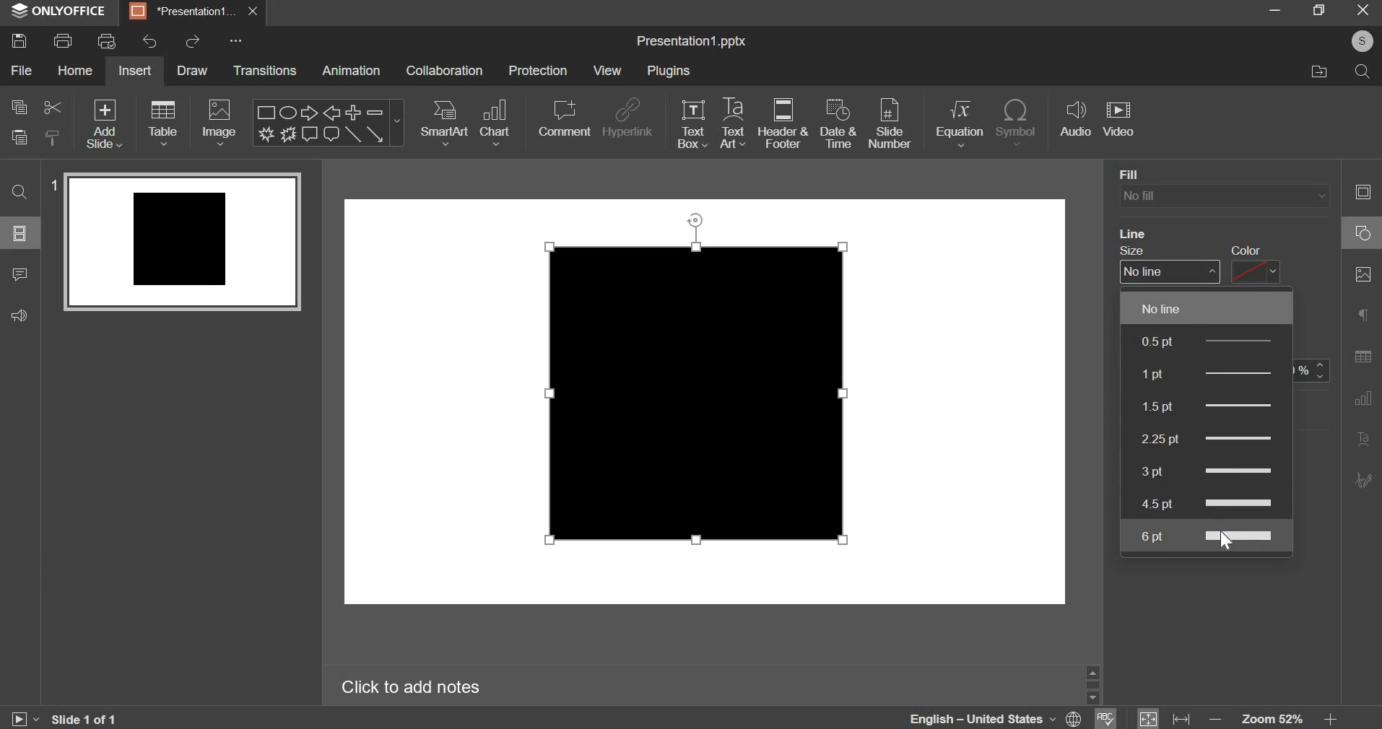 The height and width of the screenshot is (729, 1382). I want to click on zoom, so click(1277, 715).